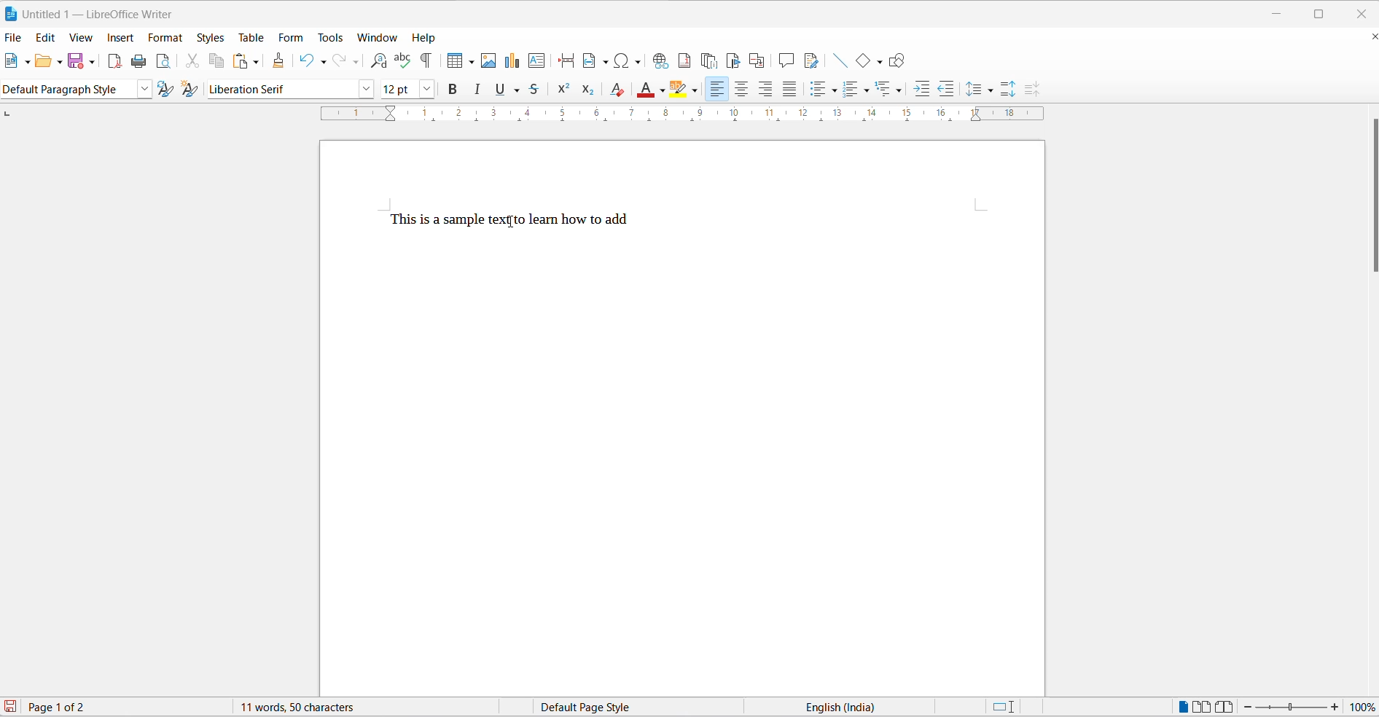 The height and width of the screenshot is (717, 1379). I want to click on find and replace, so click(379, 60).